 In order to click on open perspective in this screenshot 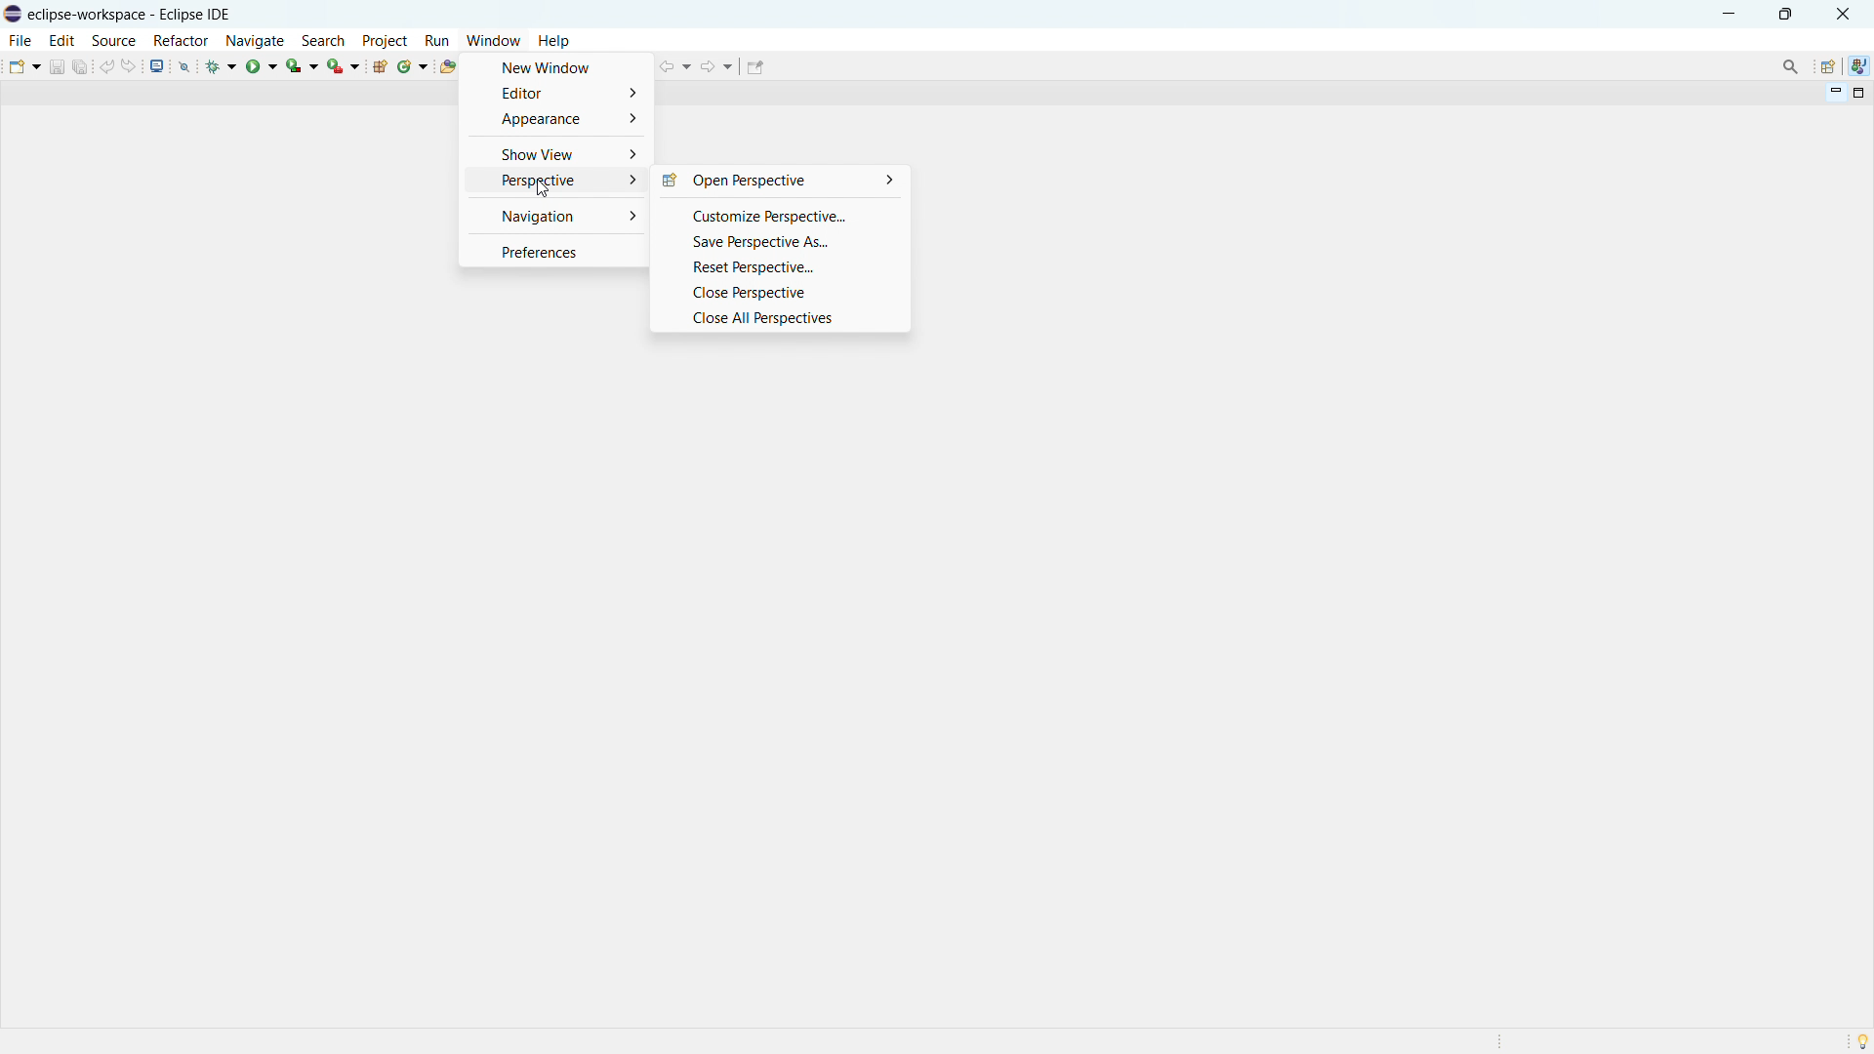, I will do `click(1827, 66)`.